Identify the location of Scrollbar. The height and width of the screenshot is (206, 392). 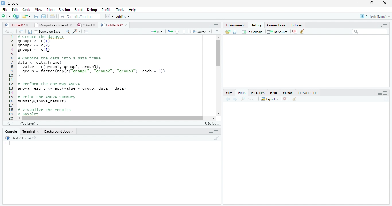
(117, 118).